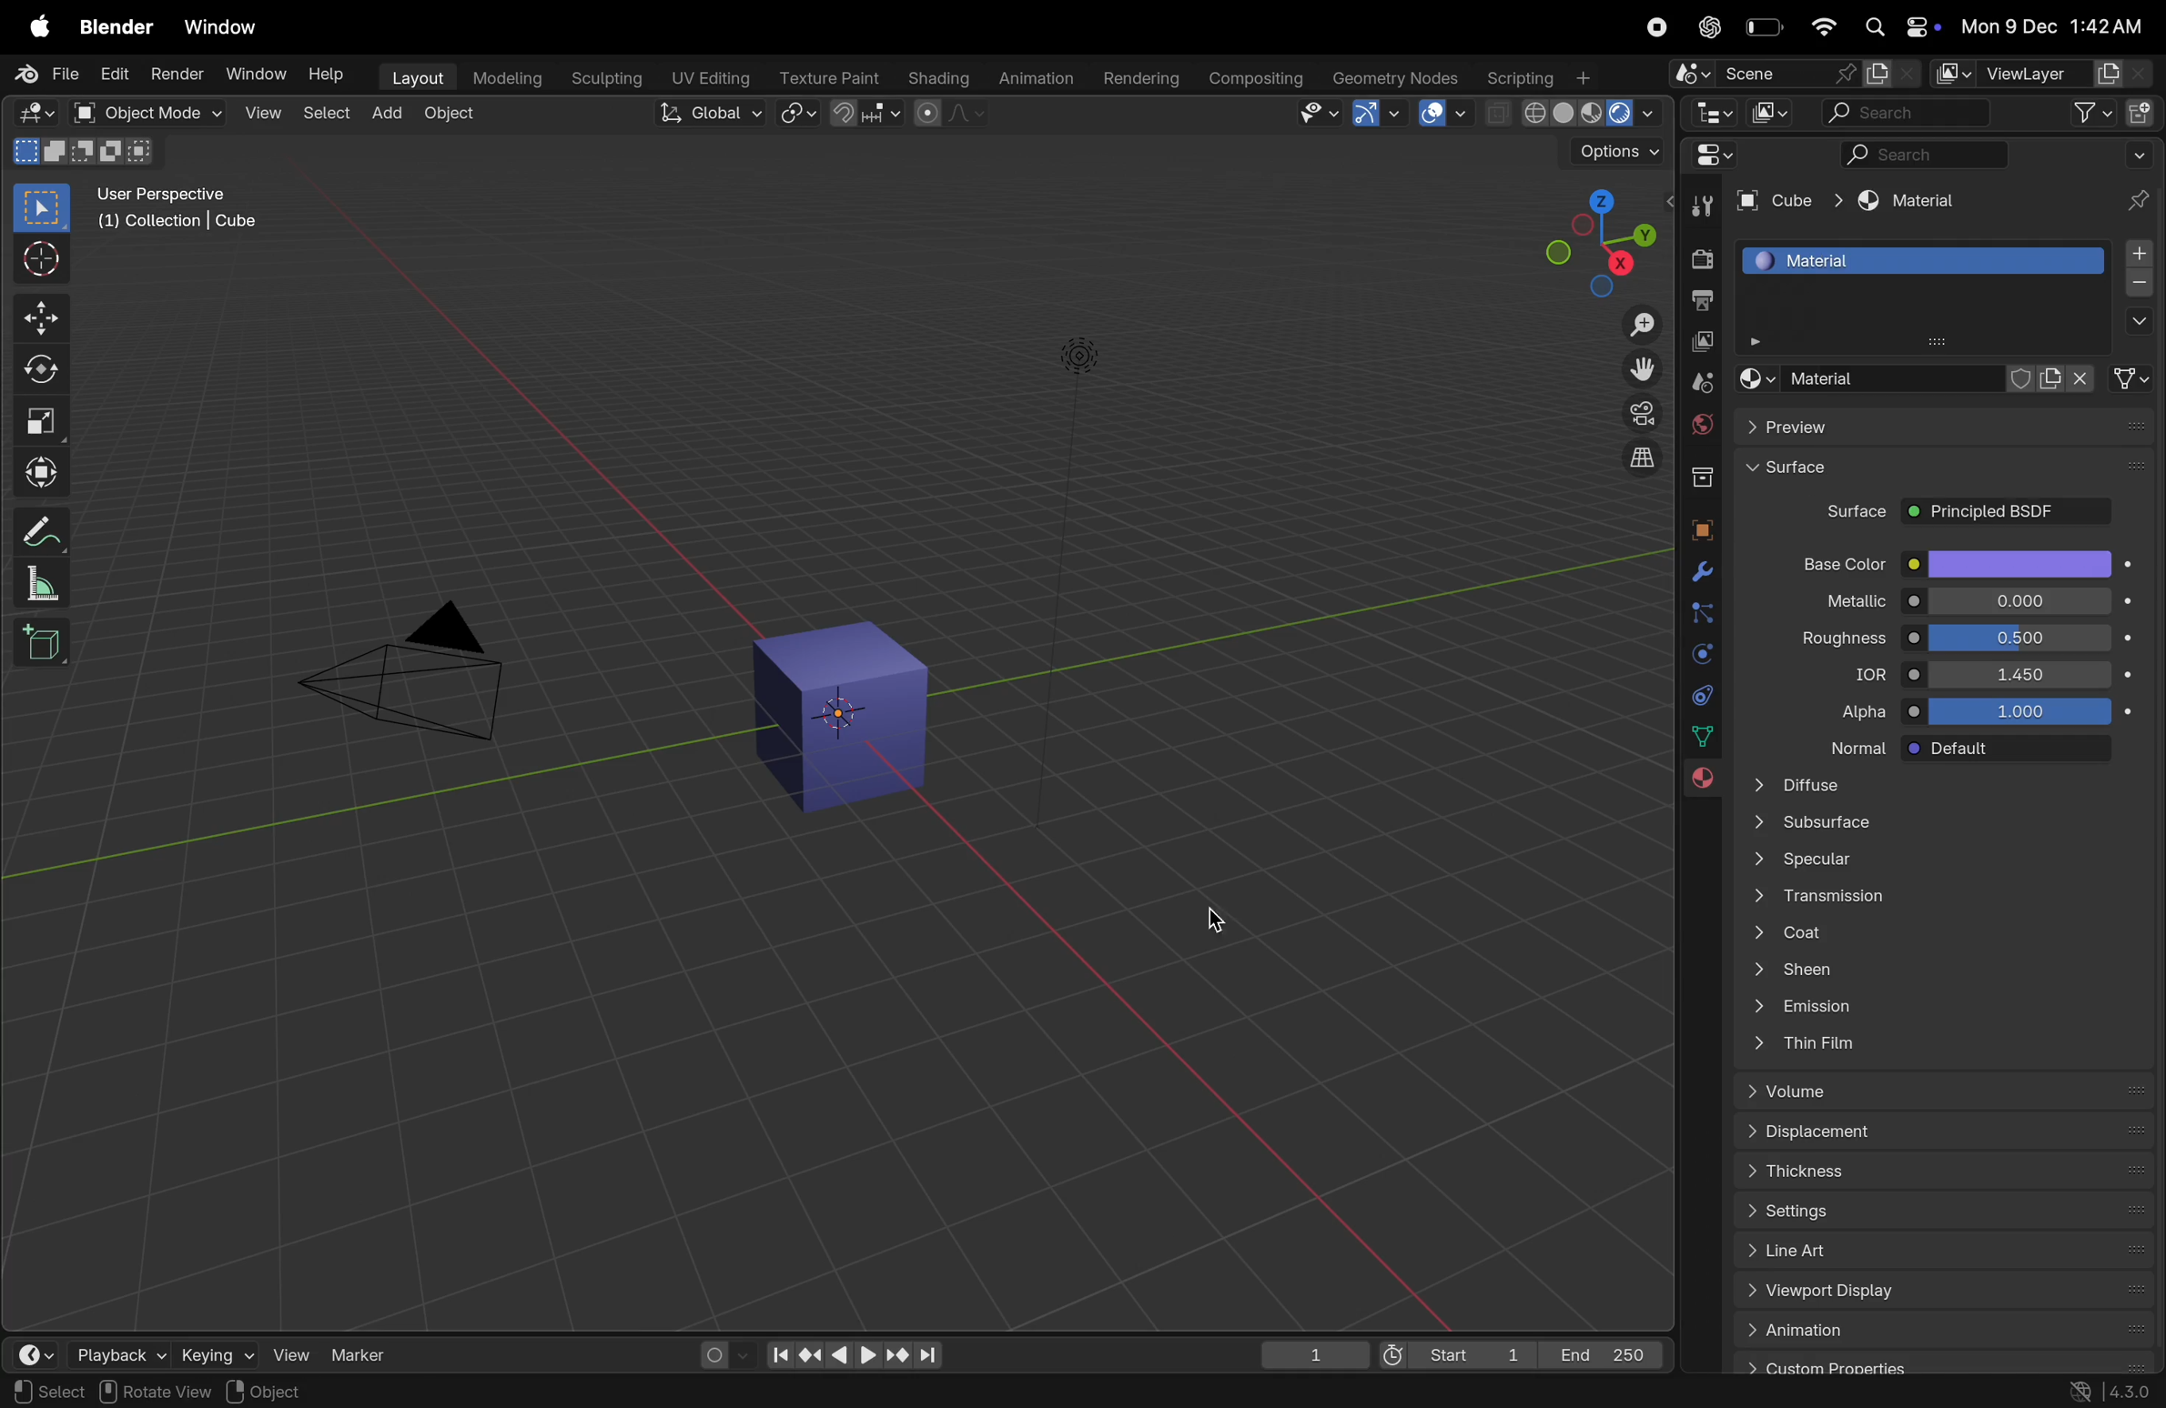 Image resolution: width=2166 pixels, height=1408 pixels. Describe the element at coordinates (280, 1353) in the screenshot. I see `view` at that location.